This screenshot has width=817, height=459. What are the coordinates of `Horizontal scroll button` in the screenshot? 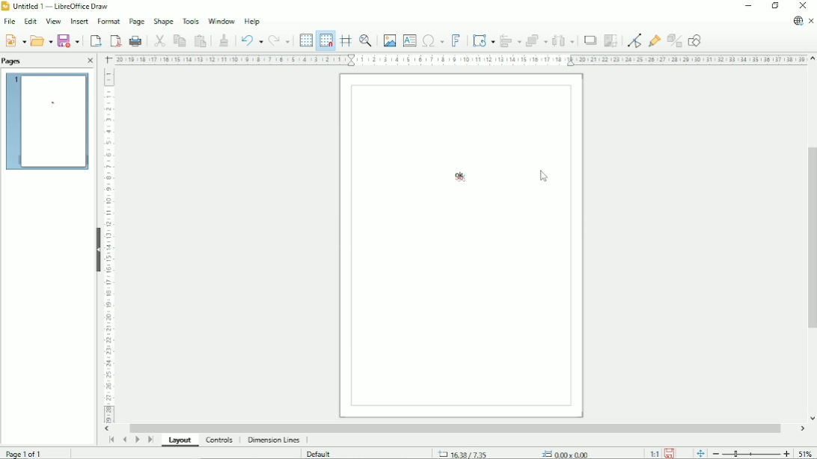 It's located at (801, 428).